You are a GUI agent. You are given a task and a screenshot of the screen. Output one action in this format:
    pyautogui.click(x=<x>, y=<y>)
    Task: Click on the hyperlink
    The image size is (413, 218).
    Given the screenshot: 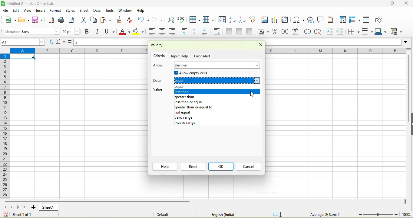 What is the action you would take?
    pyautogui.click(x=310, y=20)
    